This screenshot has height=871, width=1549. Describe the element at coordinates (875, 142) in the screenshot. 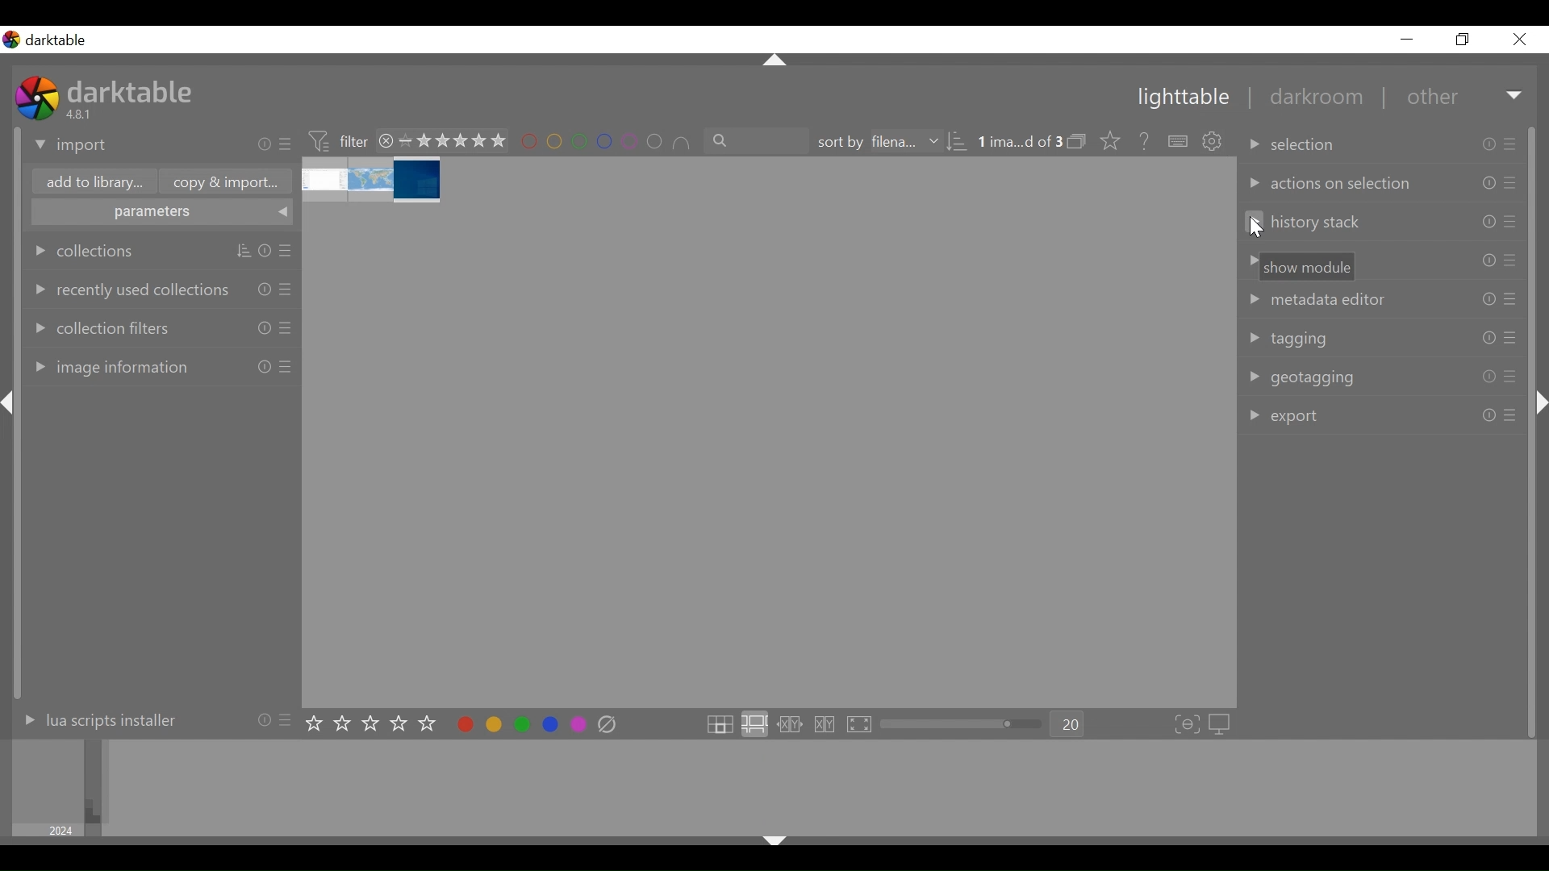

I see `sort by` at that location.